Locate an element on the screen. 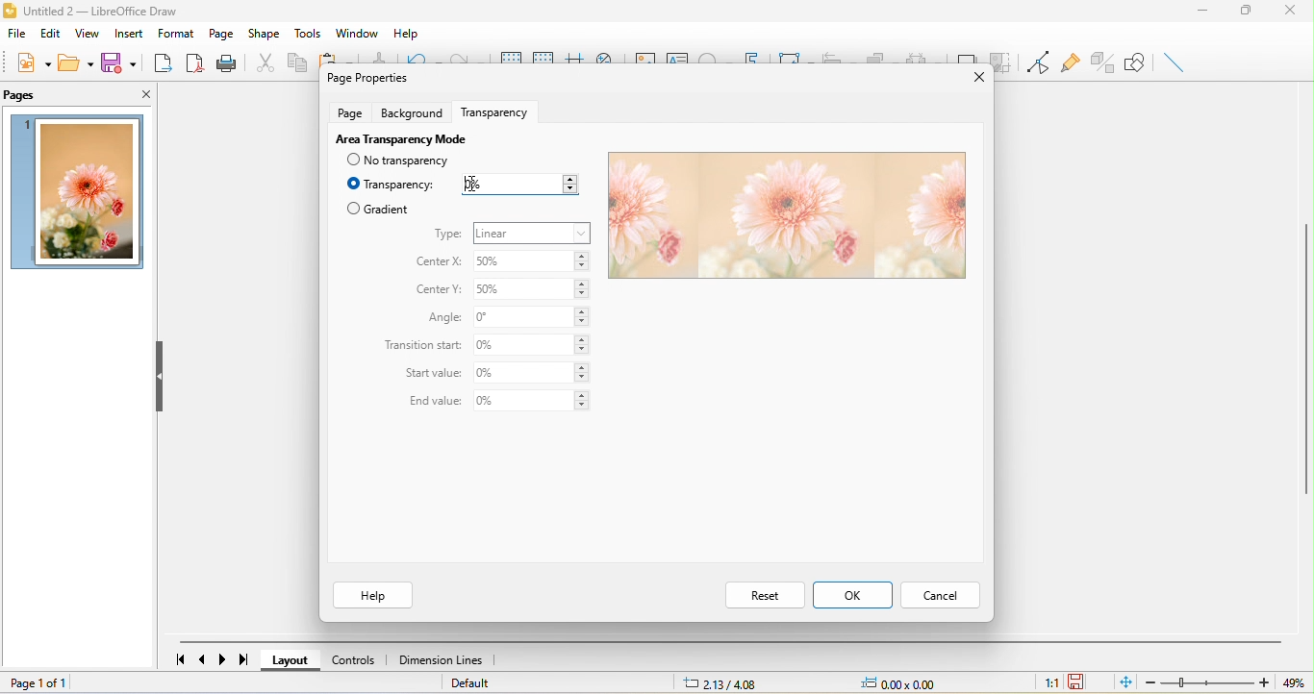 The height and width of the screenshot is (694, 1314). previous page is located at coordinates (205, 657).